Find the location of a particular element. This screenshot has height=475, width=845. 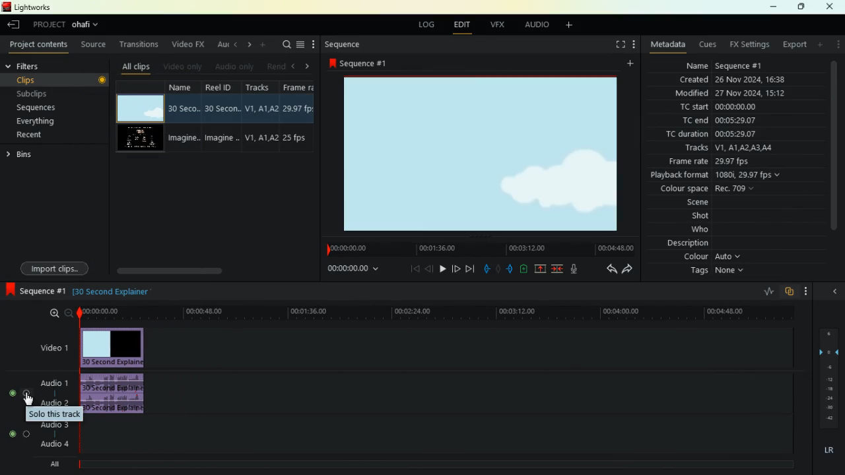

push is located at coordinates (509, 270).